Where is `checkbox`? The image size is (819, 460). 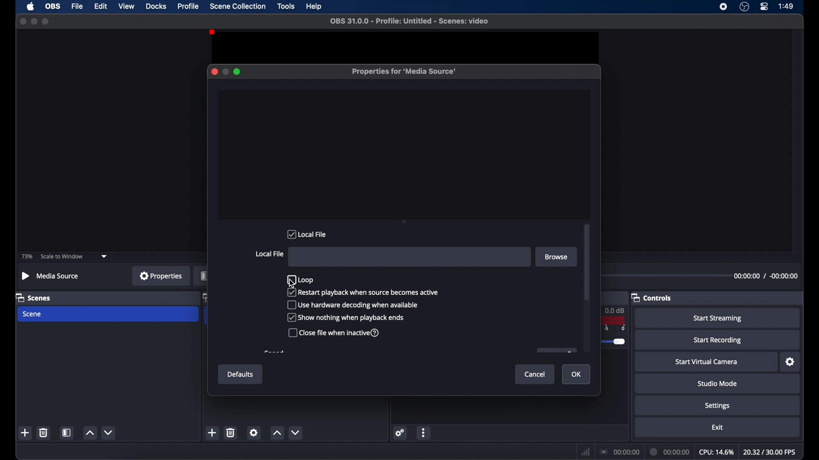
checkbox is located at coordinates (335, 333).